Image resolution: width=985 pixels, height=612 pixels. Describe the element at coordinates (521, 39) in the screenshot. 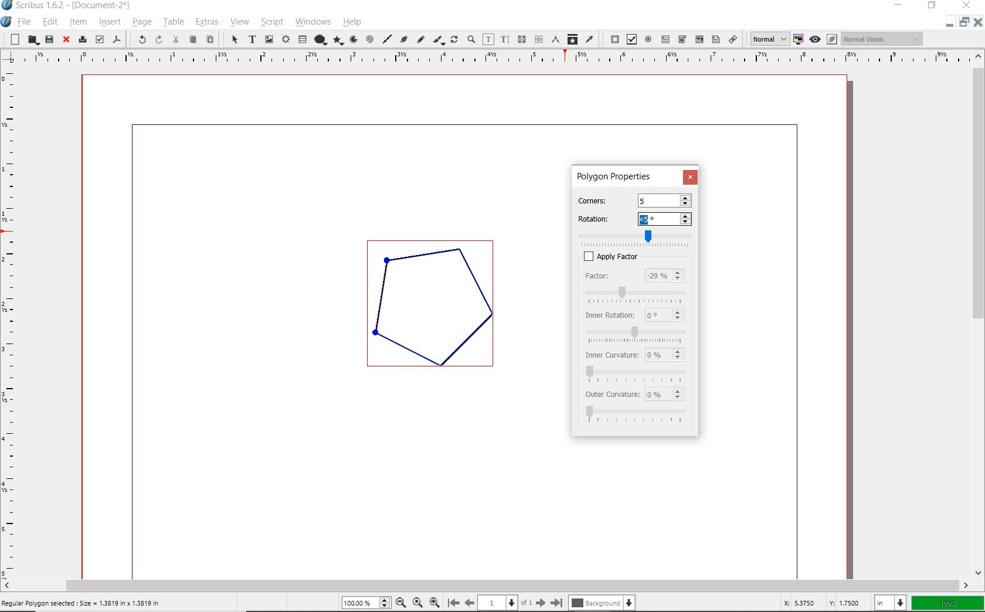

I see `link text frames` at that location.